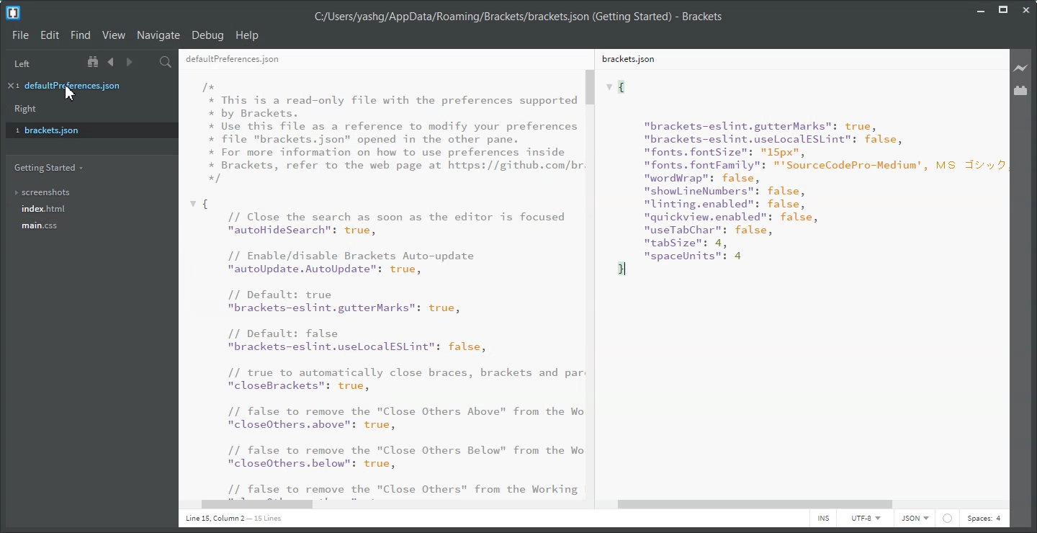  Describe the element at coordinates (948, 519) in the screenshot. I see `circle` at that location.